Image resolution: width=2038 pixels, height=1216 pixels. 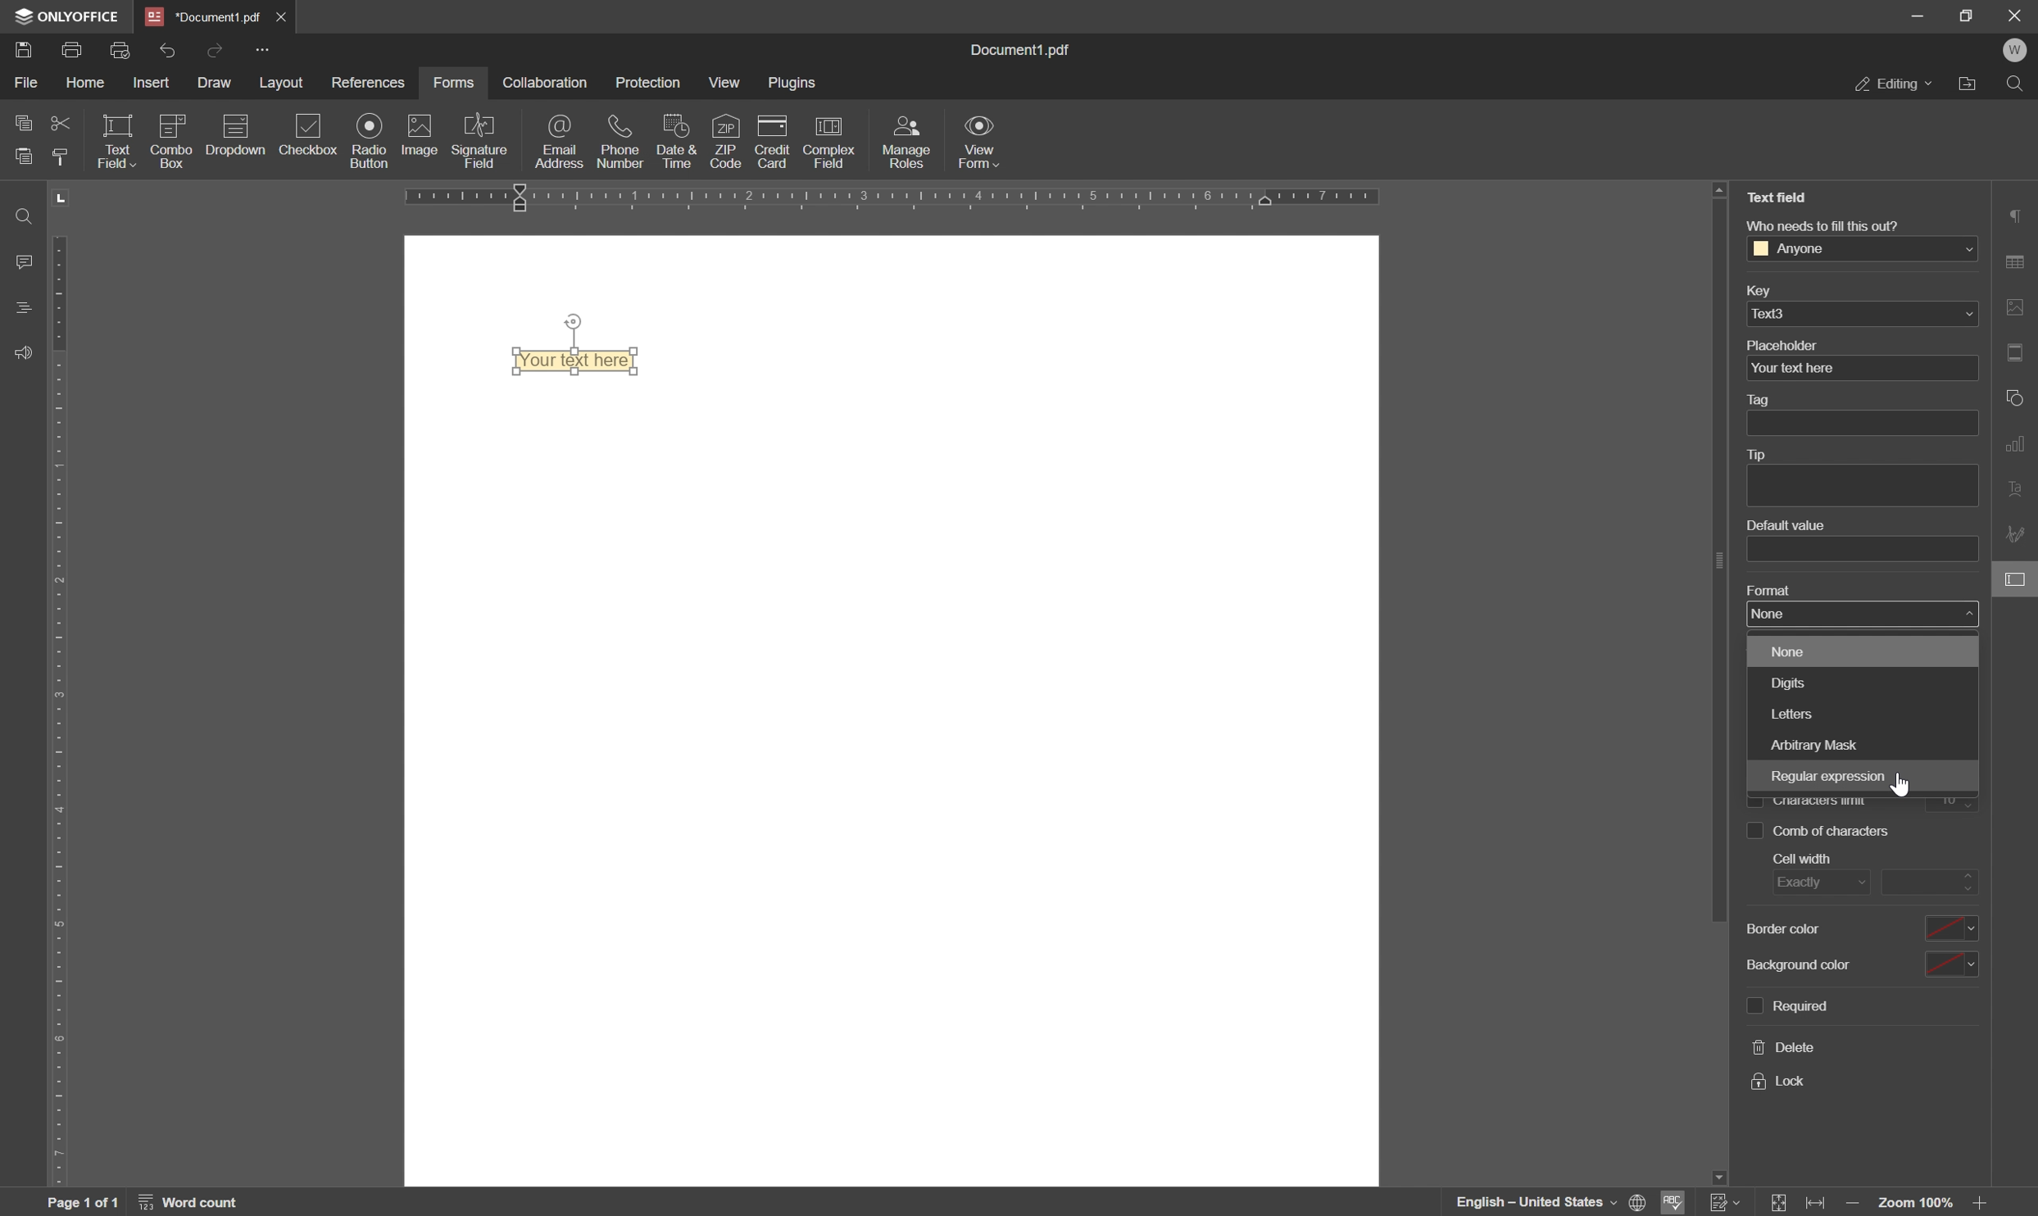 What do you see at coordinates (1799, 249) in the screenshot?
I see `anyone` at bounding box center [1799, 249].